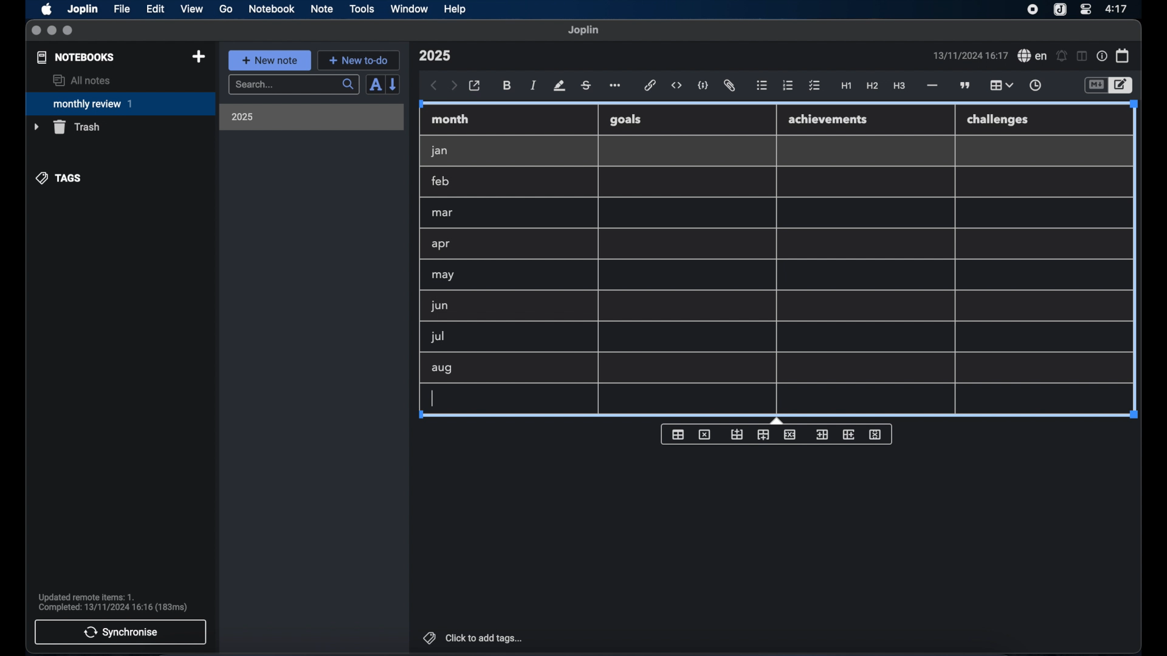 This screenshot has height=656, width=1167. I want to click on close, so click(36, 31).